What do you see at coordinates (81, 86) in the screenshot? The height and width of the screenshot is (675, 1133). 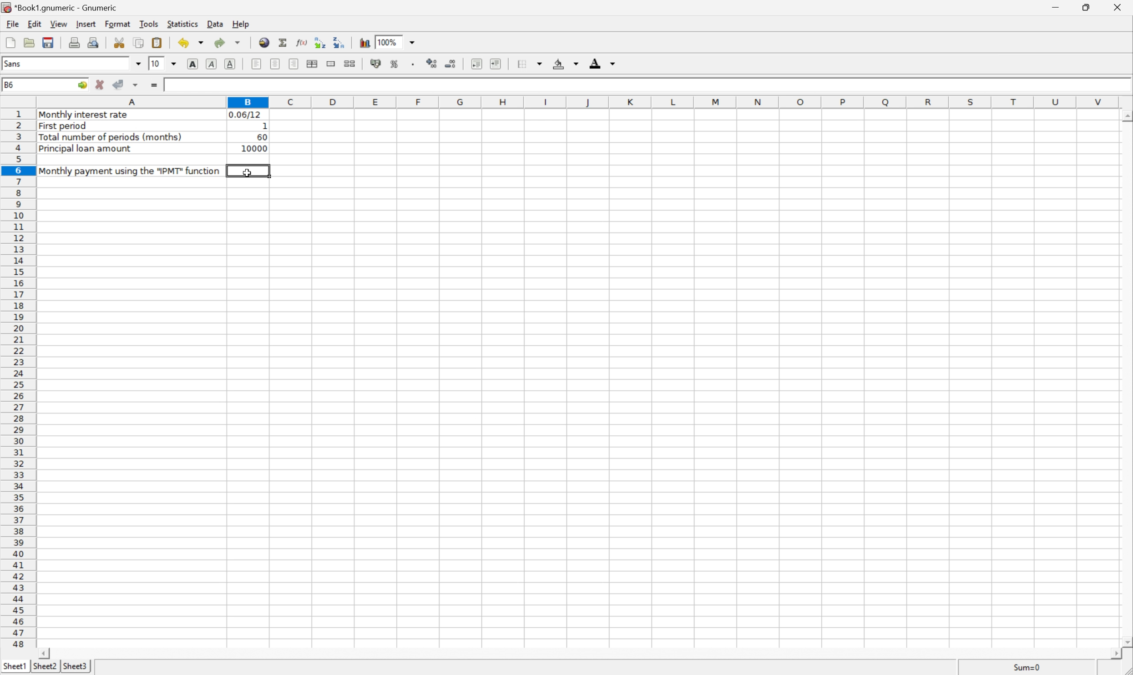 I see `Go To` at bounding box center [81, 86].